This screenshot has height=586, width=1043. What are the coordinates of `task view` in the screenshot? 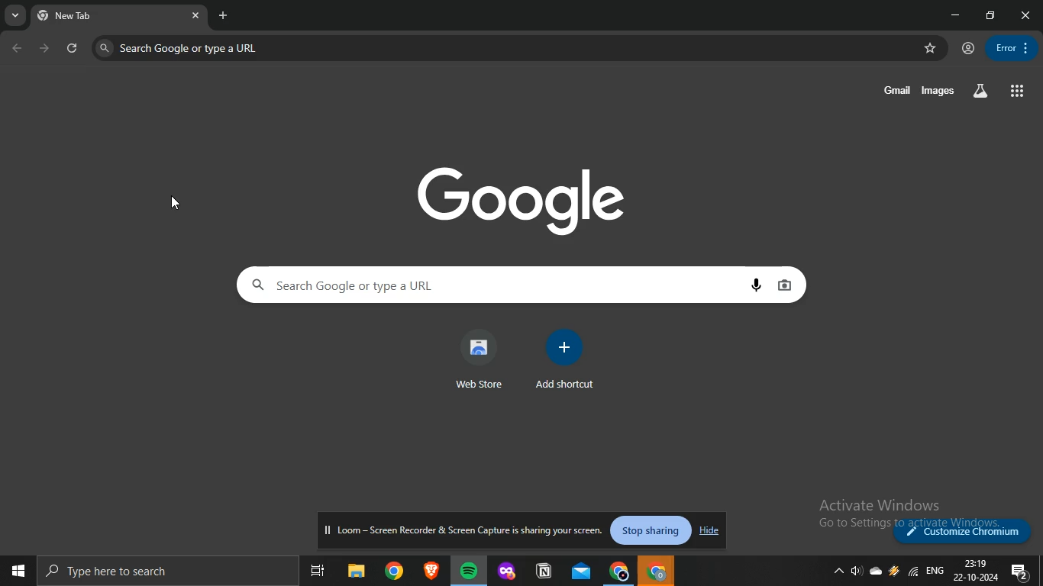 It's located at (319, 569).